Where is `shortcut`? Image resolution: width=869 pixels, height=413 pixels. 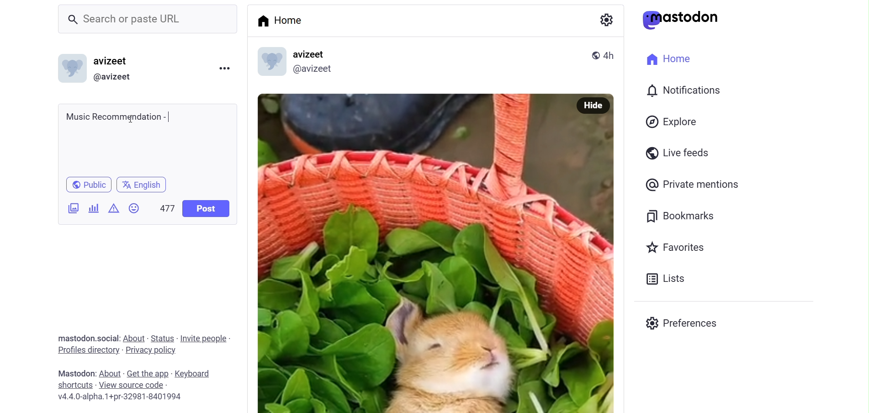 shortcut is located at coordinates (74, 384).